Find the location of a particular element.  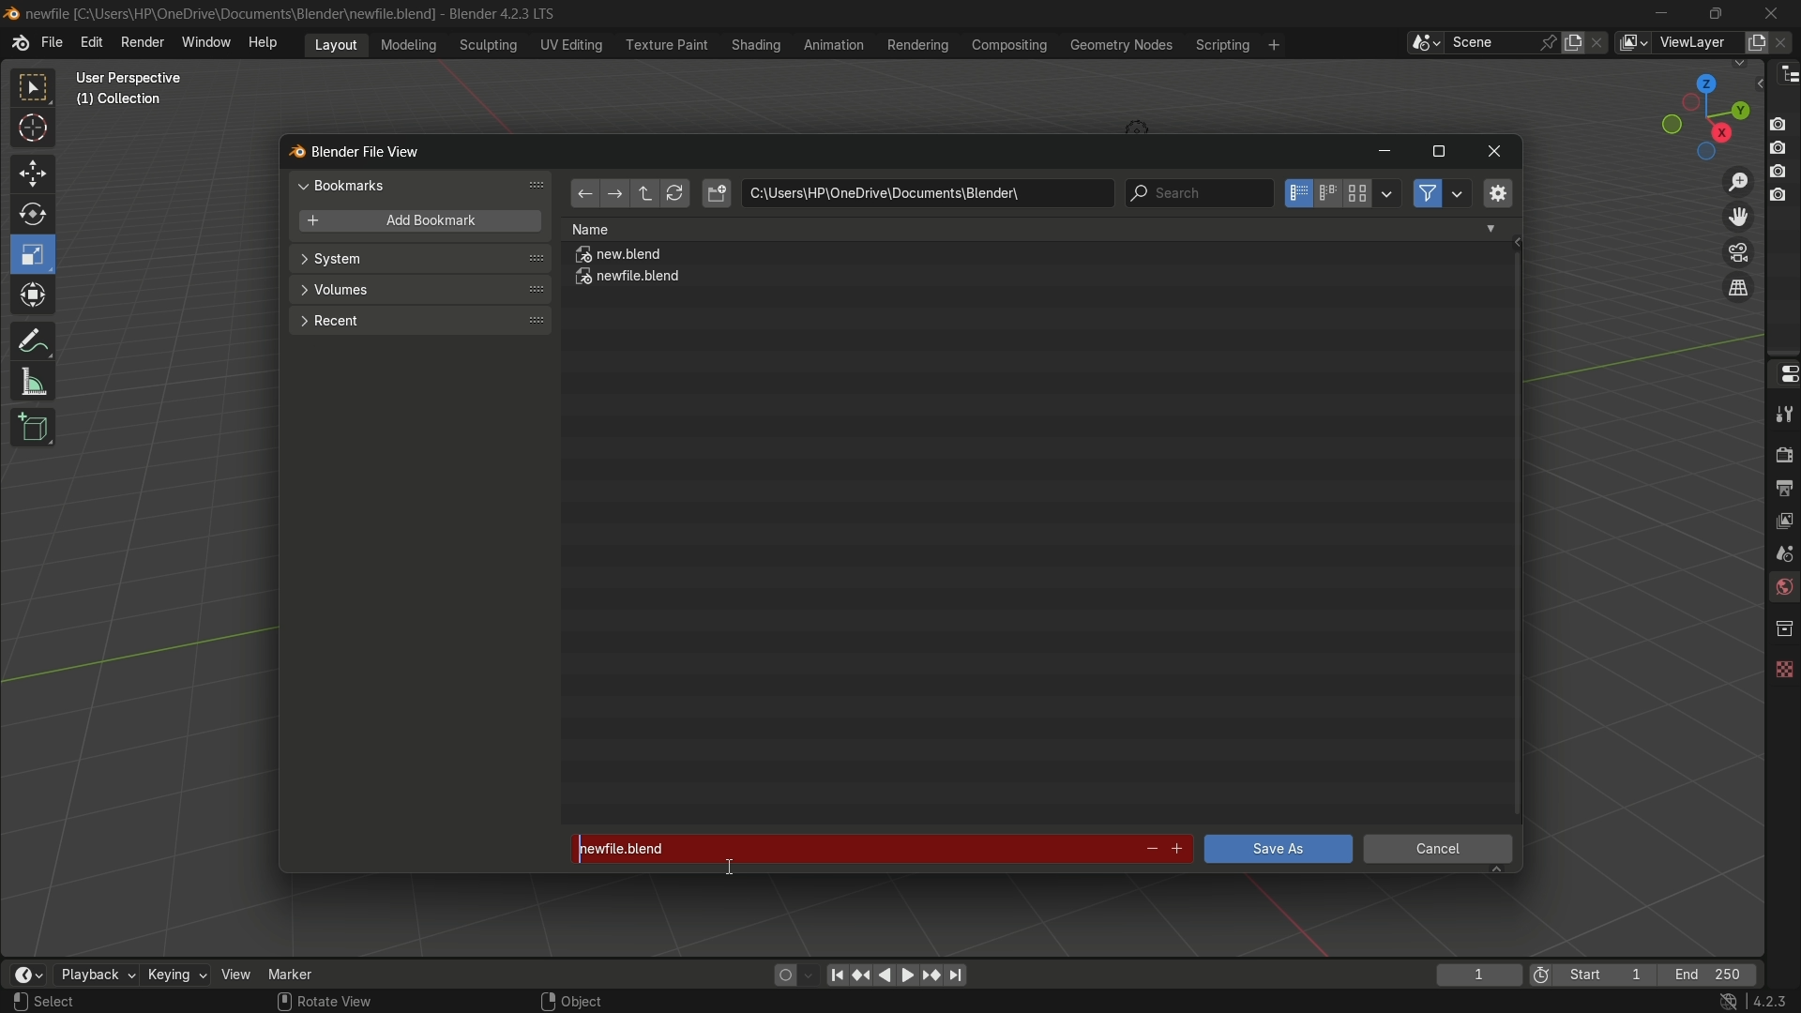

cancel is located at coordinates (1439, 852).